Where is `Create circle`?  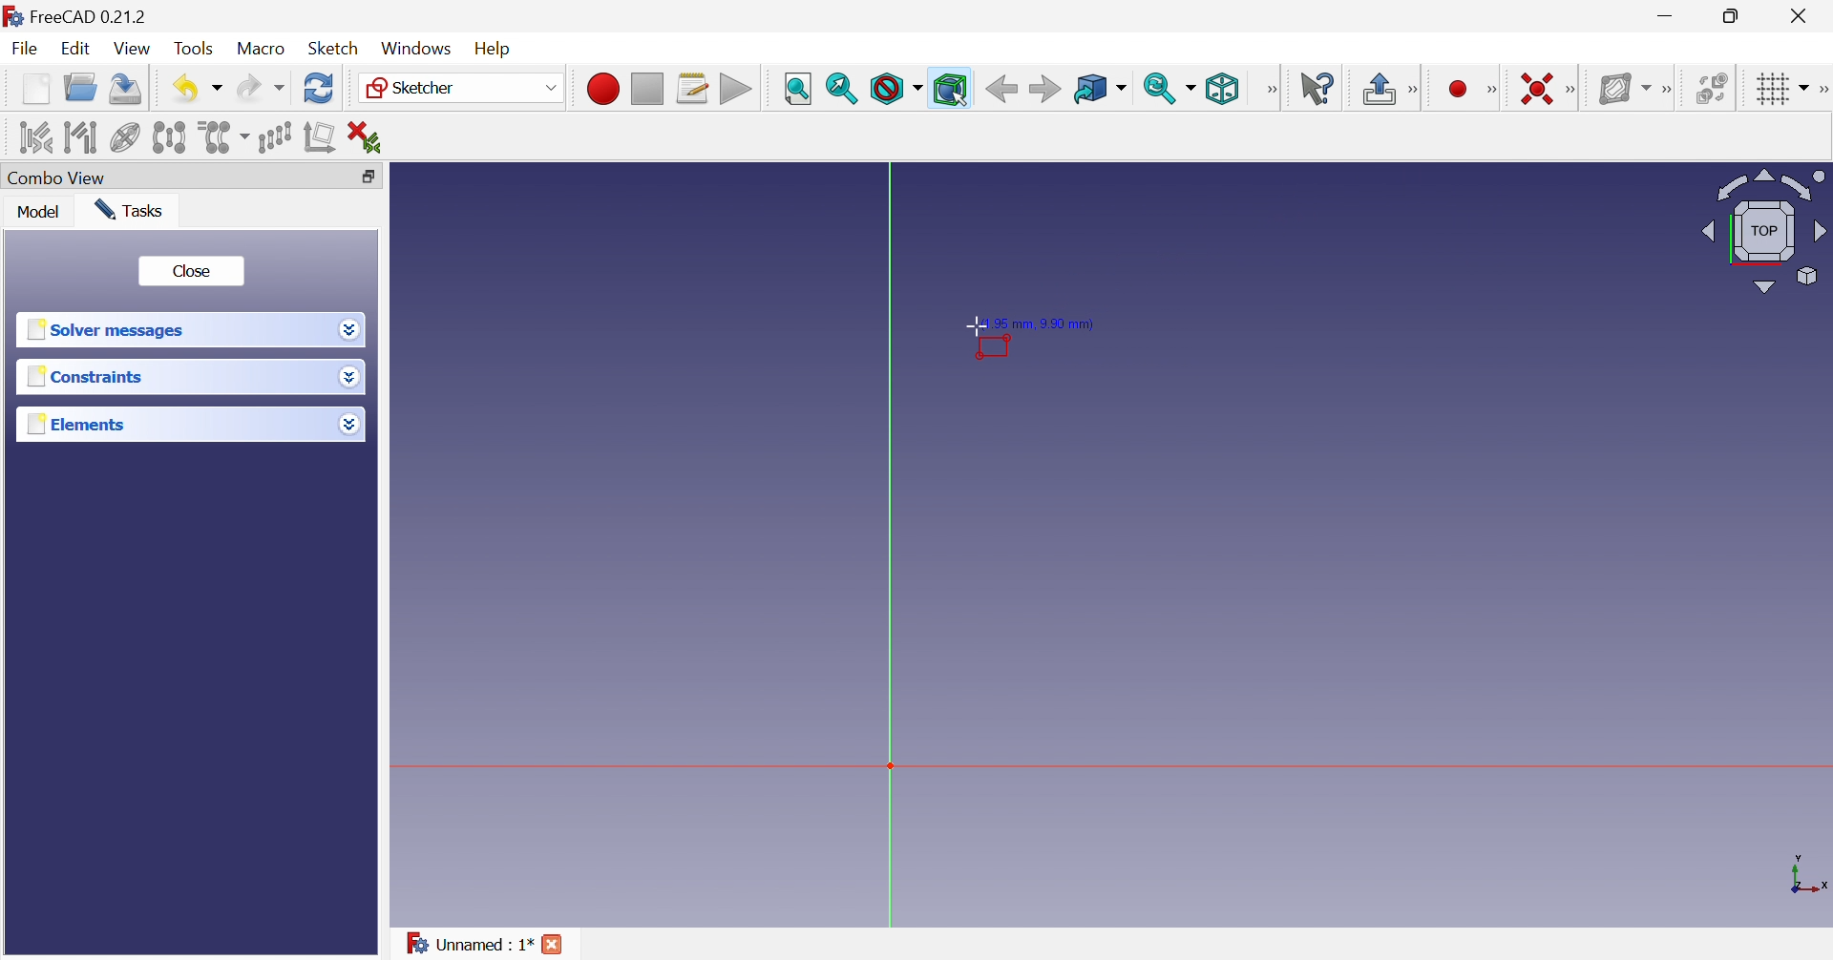
Create circle is located at coordinates (1459, 90).